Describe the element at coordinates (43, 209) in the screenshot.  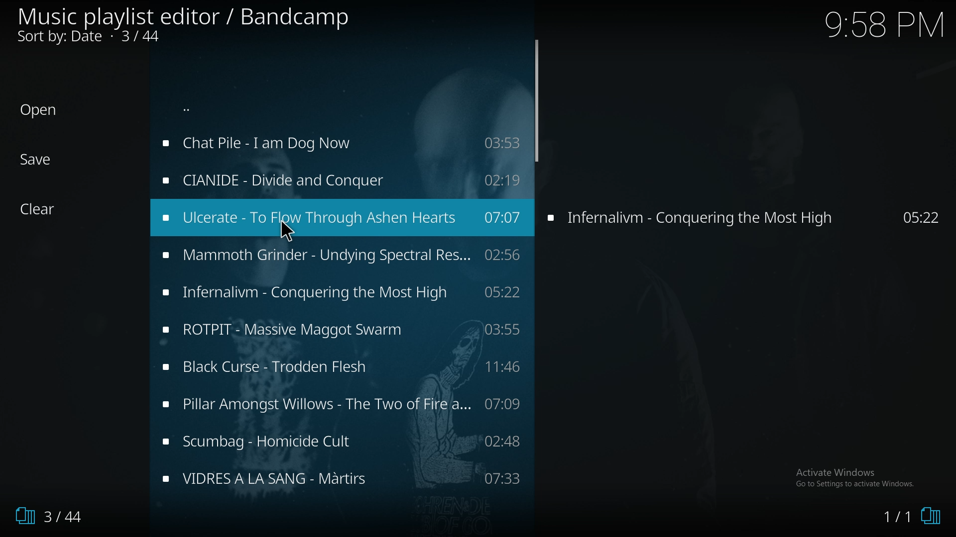
I see `Clear` at that location.